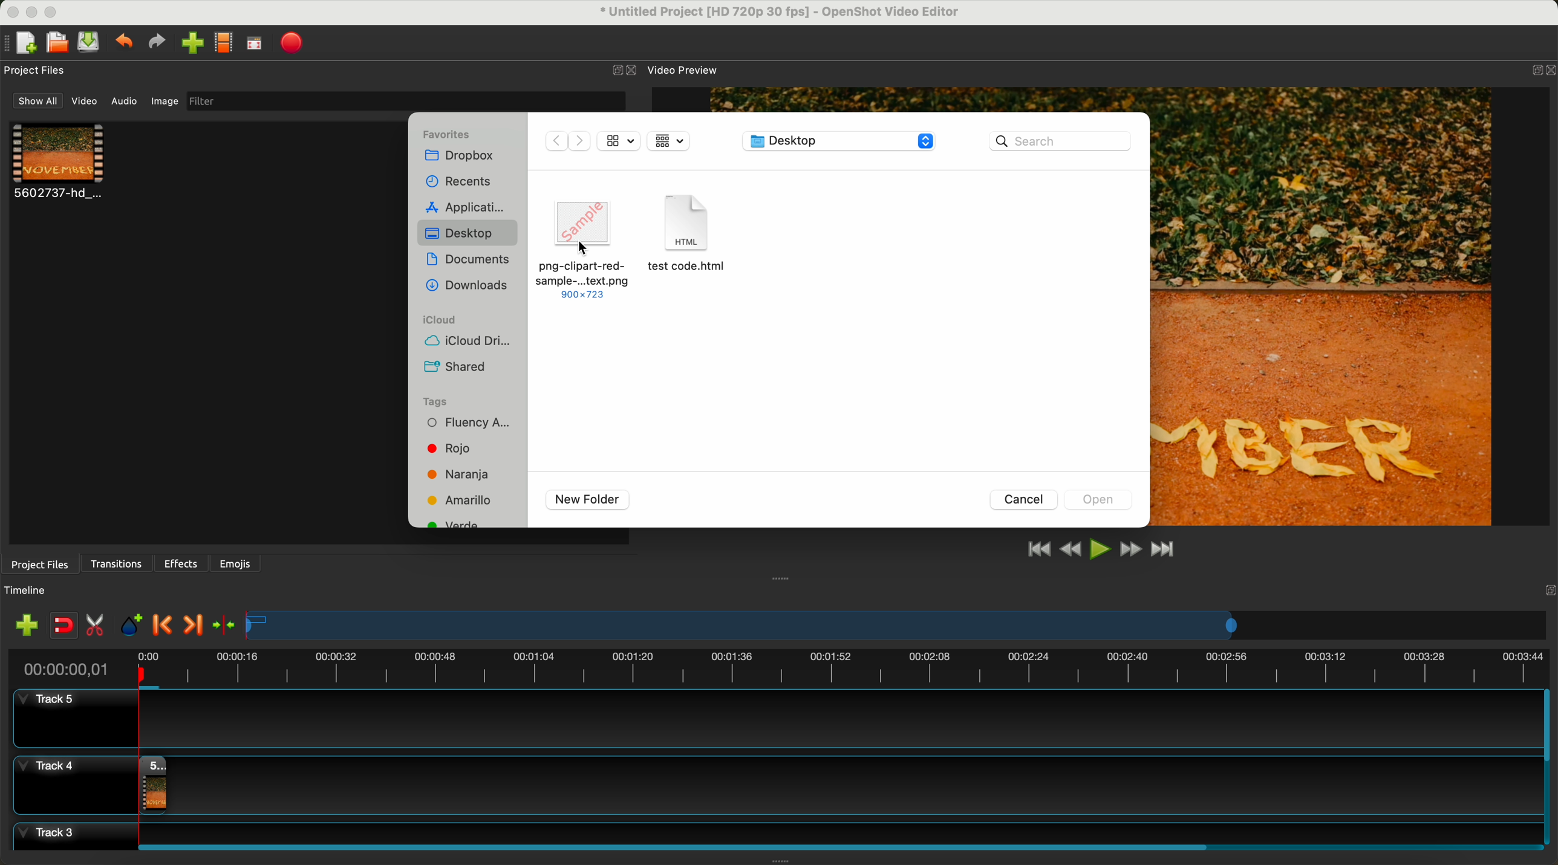 This screenshot has height=865, width=1558. I want to click on video, so click(59, 163).